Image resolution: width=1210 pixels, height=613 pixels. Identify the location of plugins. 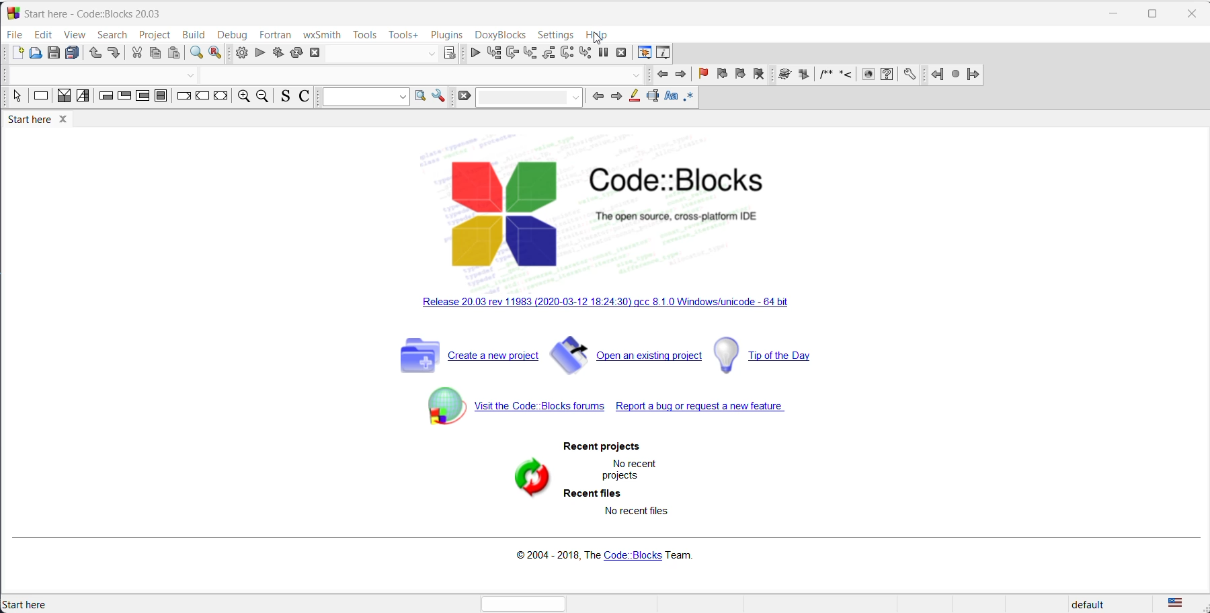
(446, 34).